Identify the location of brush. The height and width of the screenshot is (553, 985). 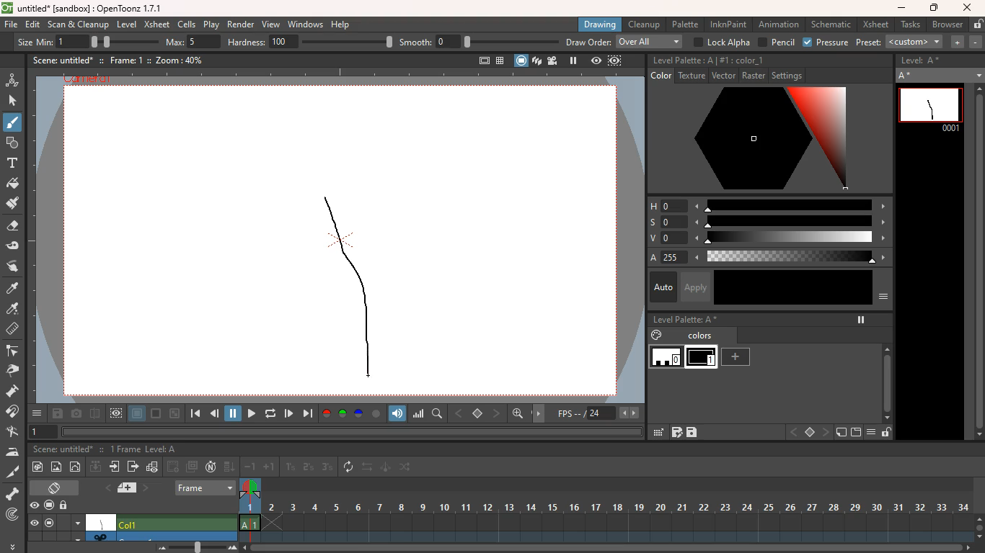
(12, 125).